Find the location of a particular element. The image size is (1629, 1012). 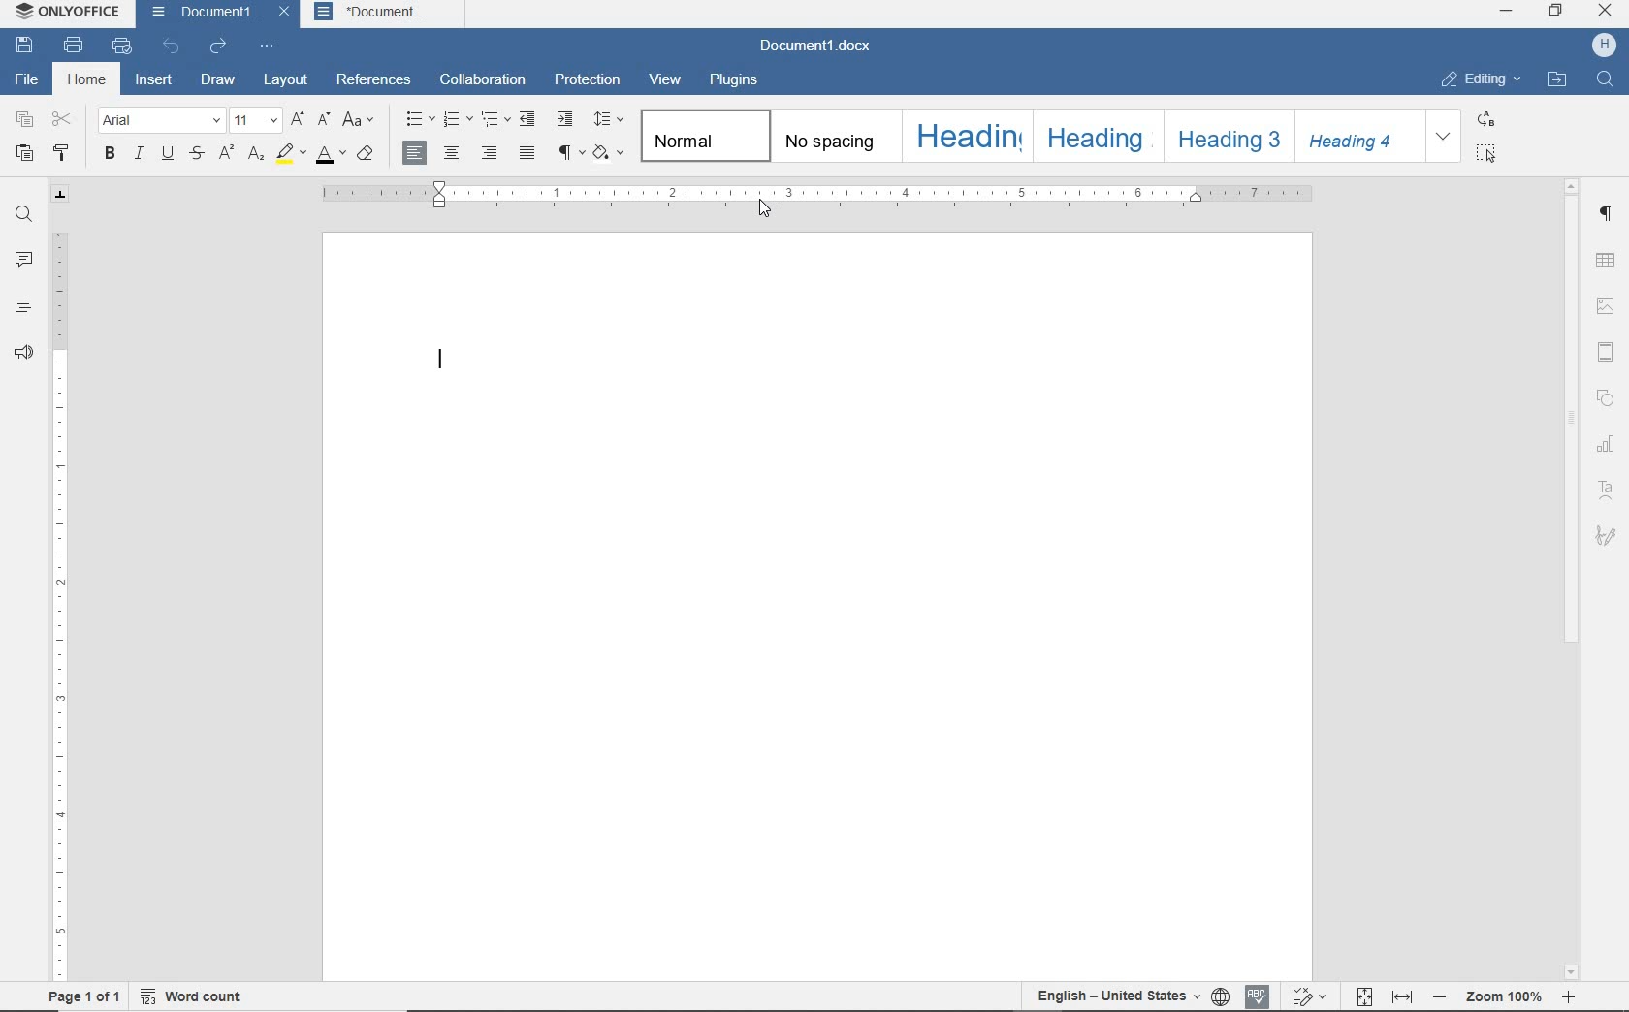

LAYOUT is located at coordinates (282, 79).